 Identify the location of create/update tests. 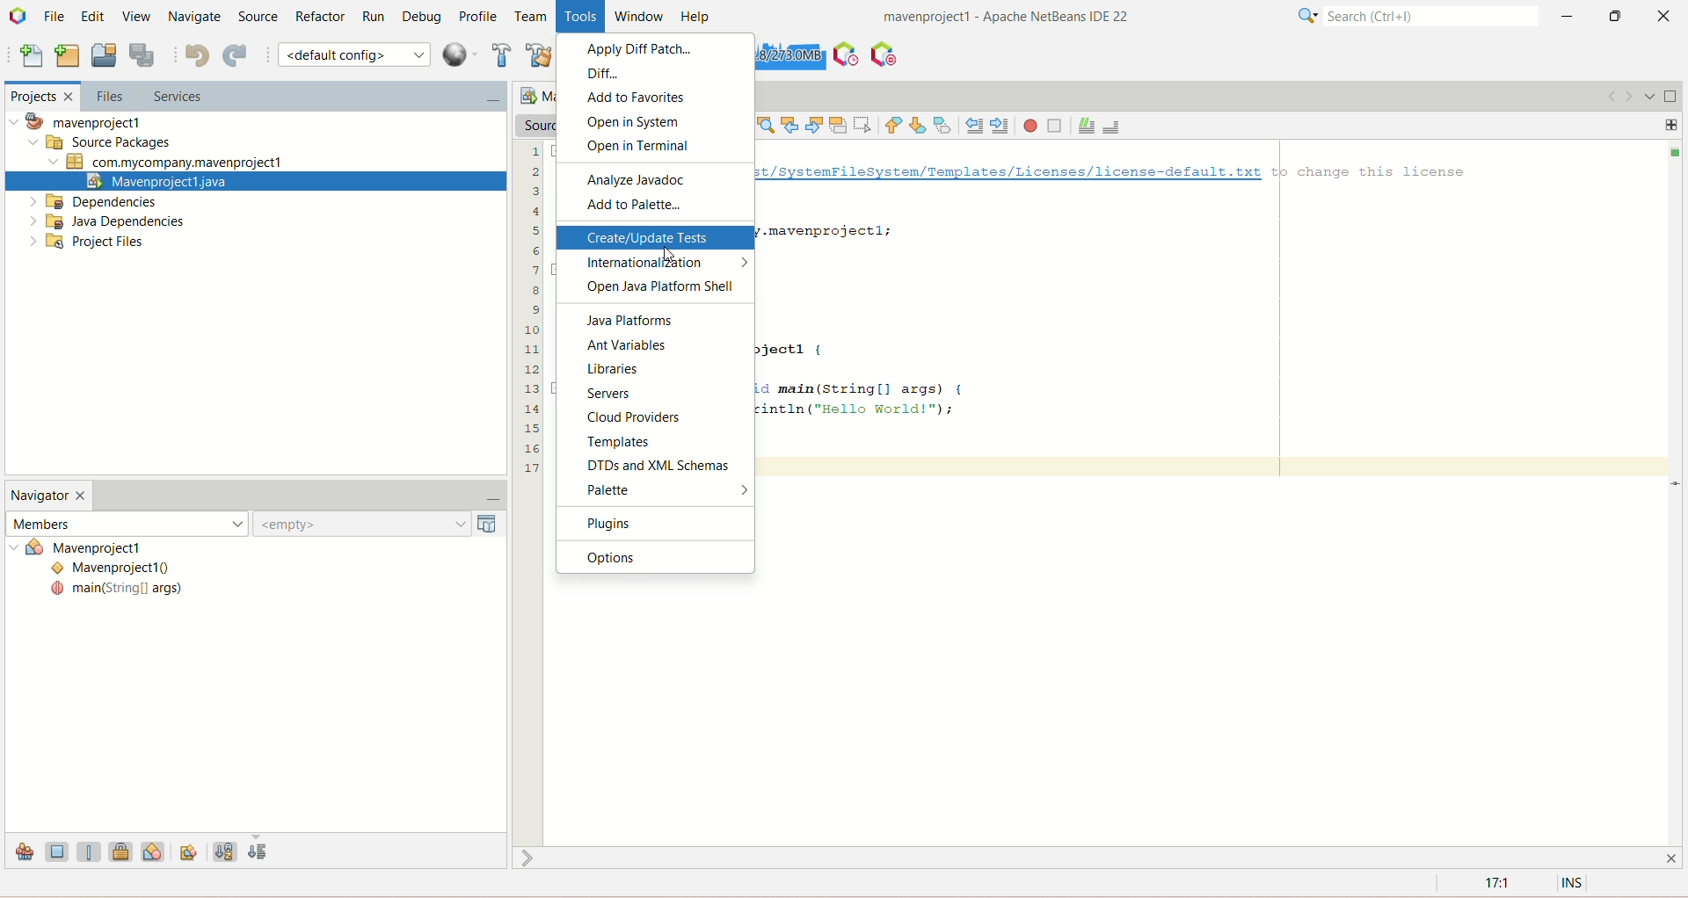
(655, 236).